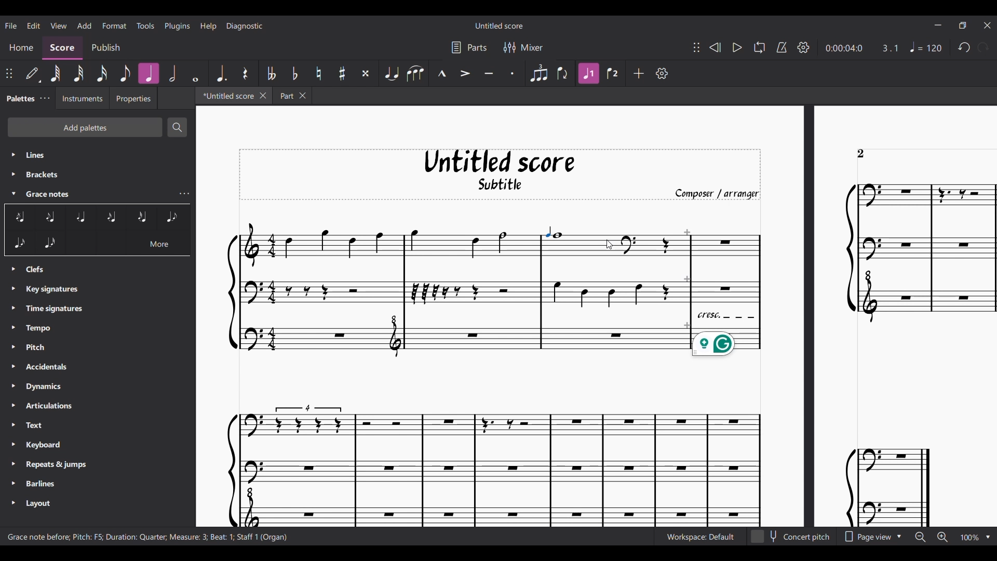  What do you see at coordinates (696, 47) in the screenshot?
I see `Change position of toolbar attached` at bounding box center [696, 47].